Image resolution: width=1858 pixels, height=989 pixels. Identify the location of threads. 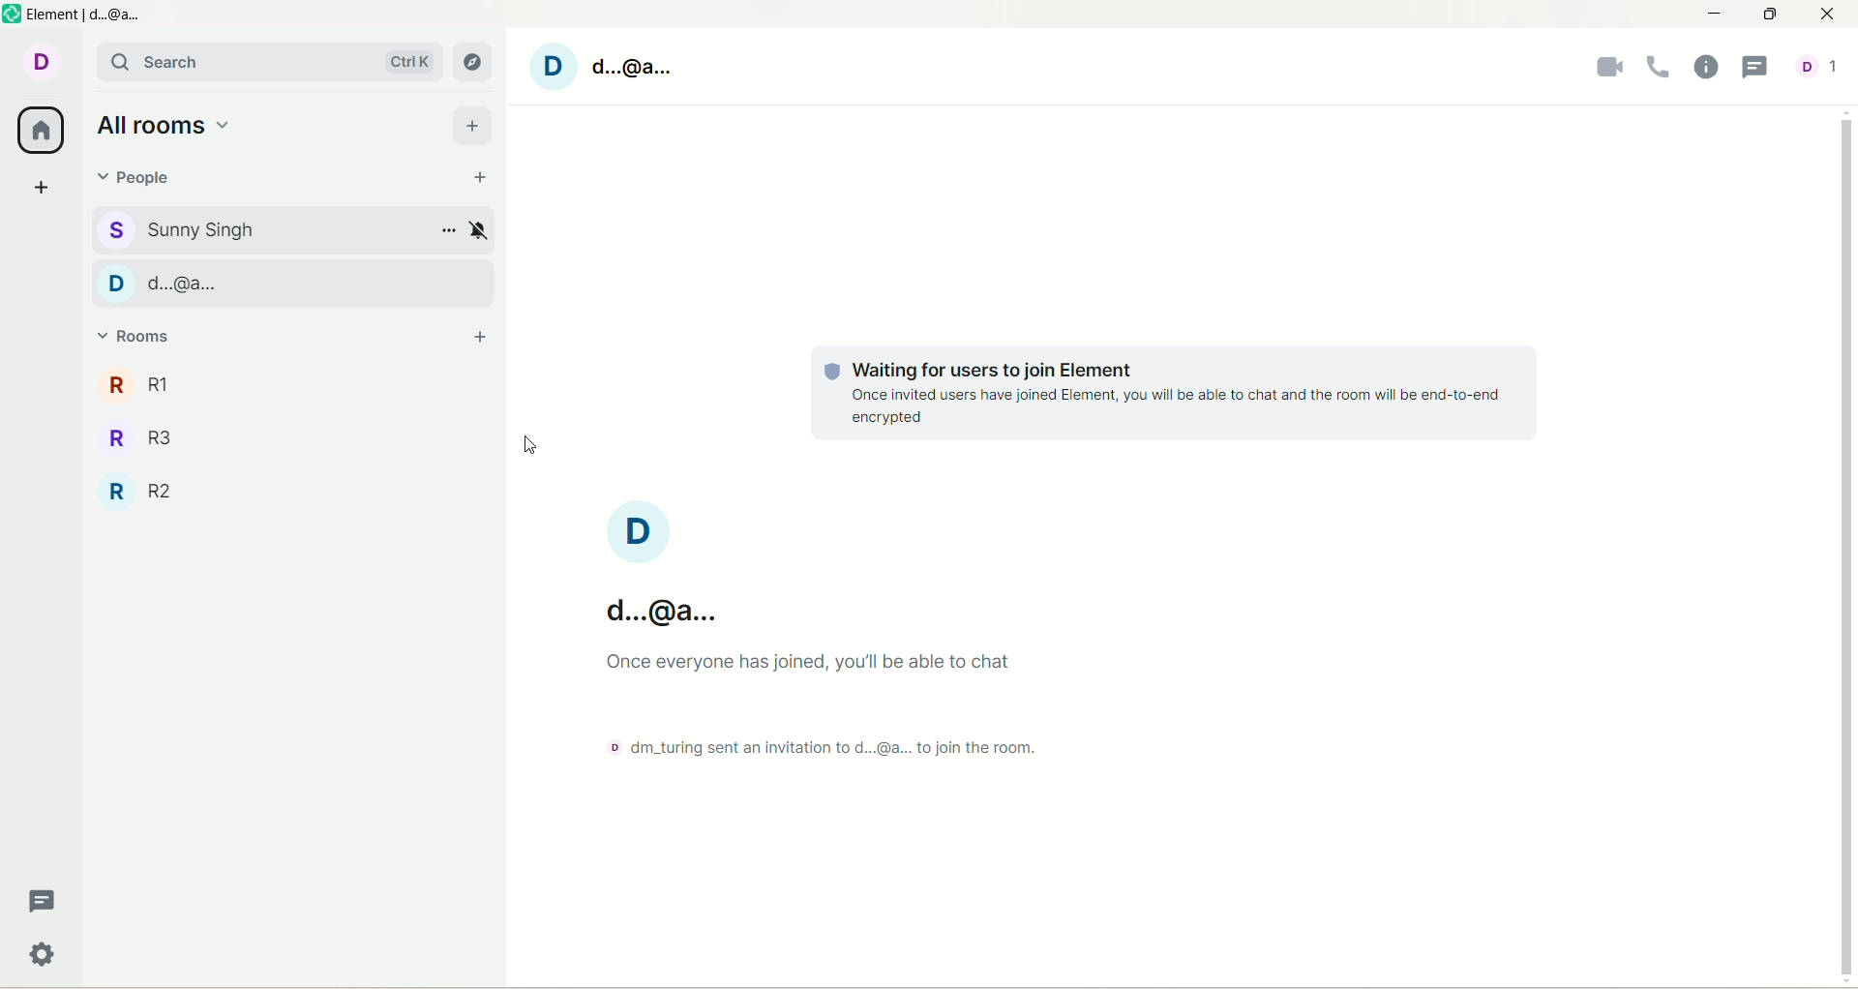
(45, 899).